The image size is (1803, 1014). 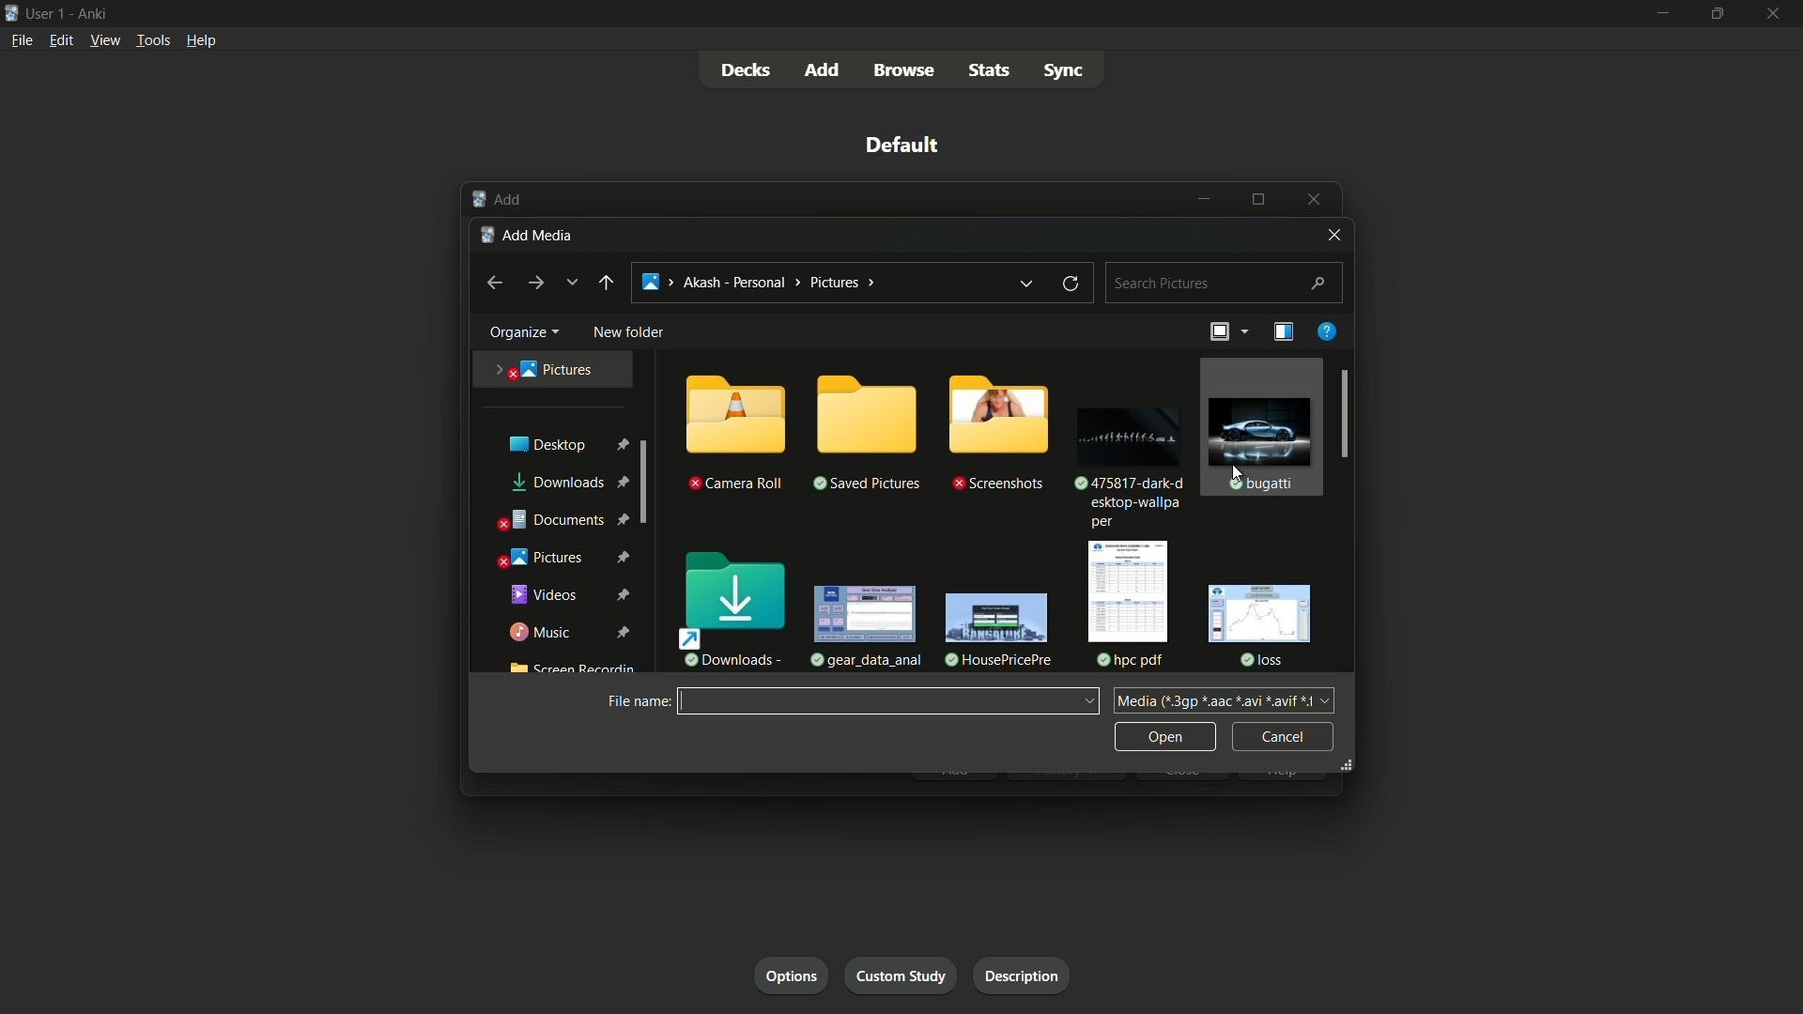 What do you see at coordinates (1018, 973) in the screenshot?
I see `description` at bounding box center [1018, 973].